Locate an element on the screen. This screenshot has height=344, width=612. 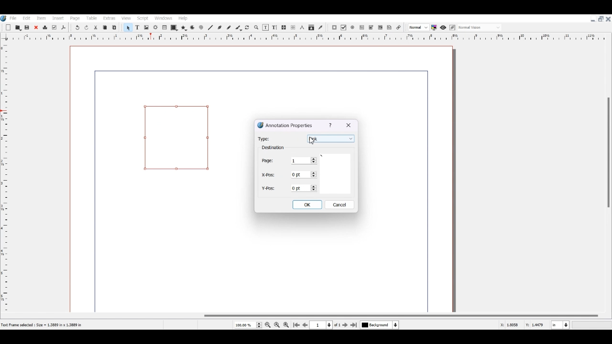
Measurement in Inche is located at coordinates (560, 325).